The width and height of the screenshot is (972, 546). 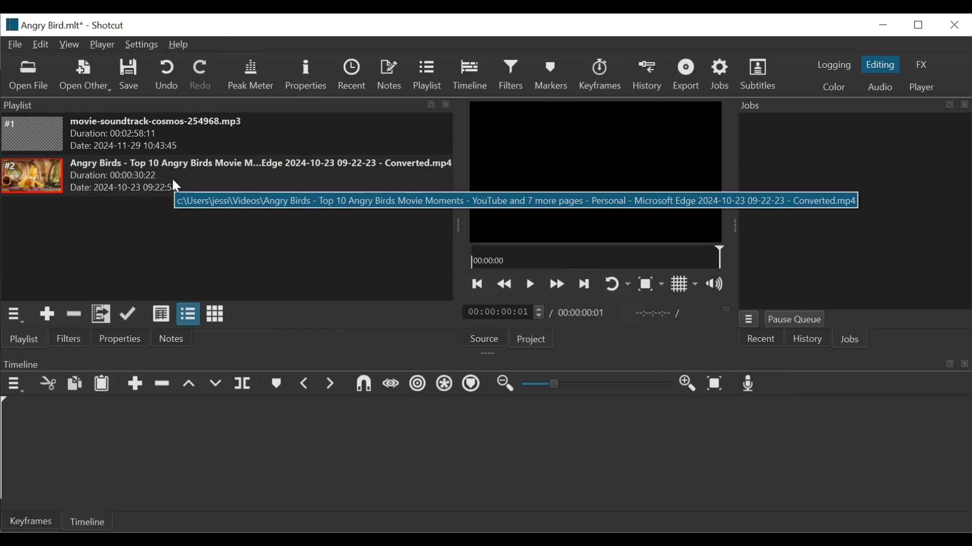 What do you see at coordinates (471, 385) in the screenshot?
I see `Ripple Markers` at bounding box center [471, 385].